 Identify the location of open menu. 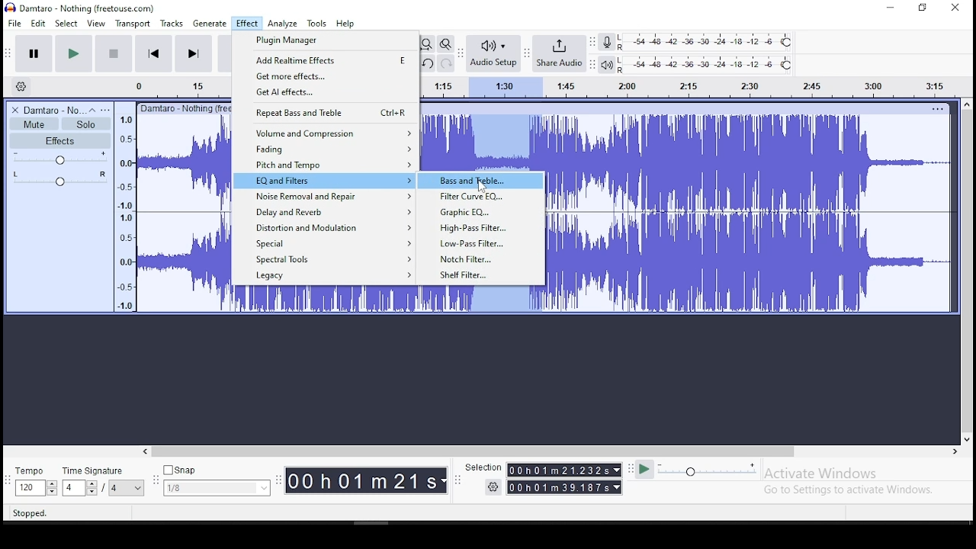
(105, 110).